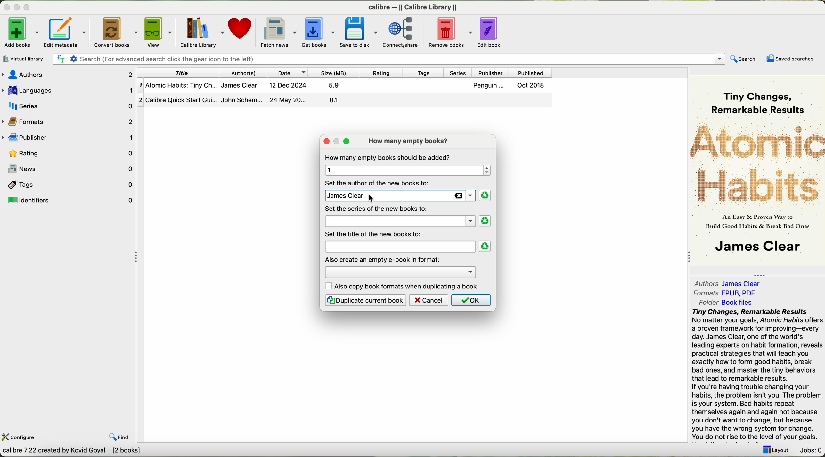 The width and height of the screenshot is (825, 457). Describe the element at coordinates (69, 121) in the screenshot. I see `formats` at that location.